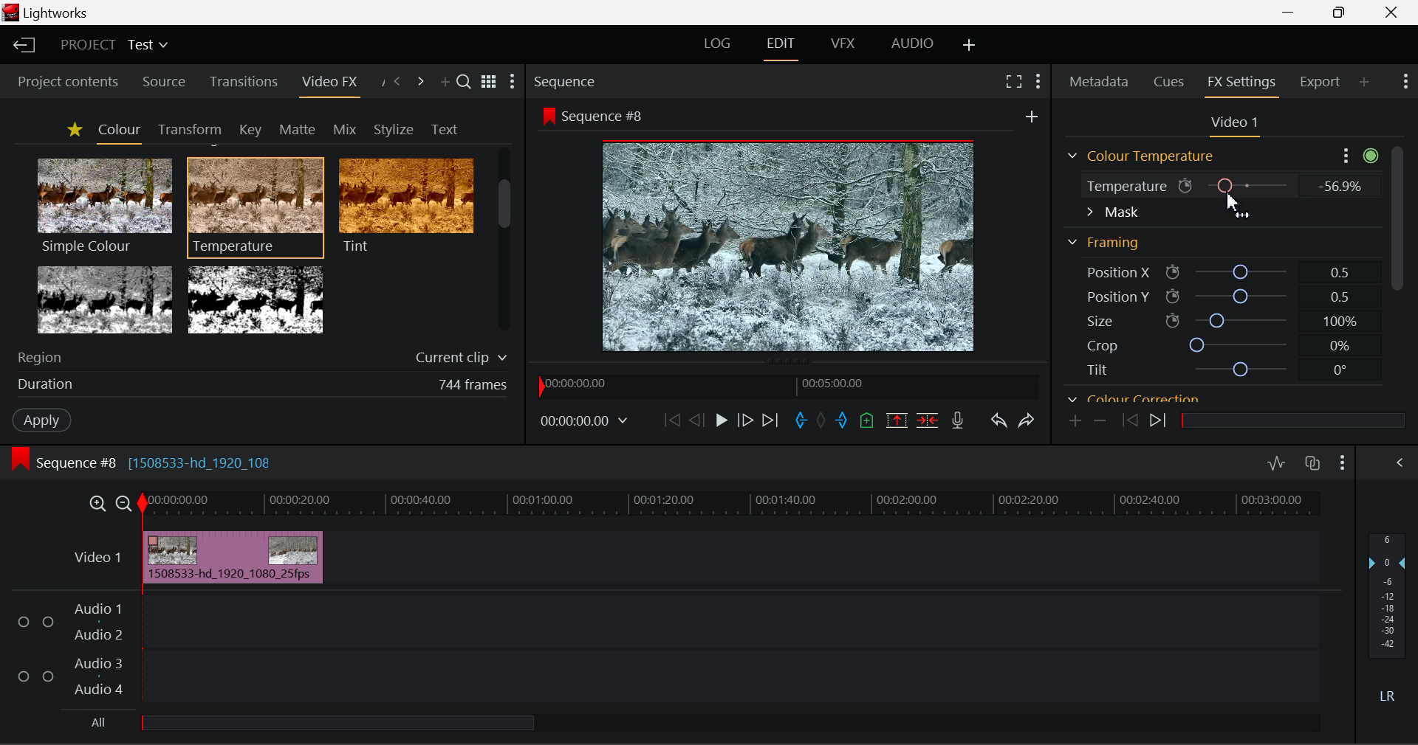 This screenshot has width=1418, height=745. What do you see at coordinates (1160, 423) in the screenshot?
I see `Next keyframe` at bounding box center [1160, 423].